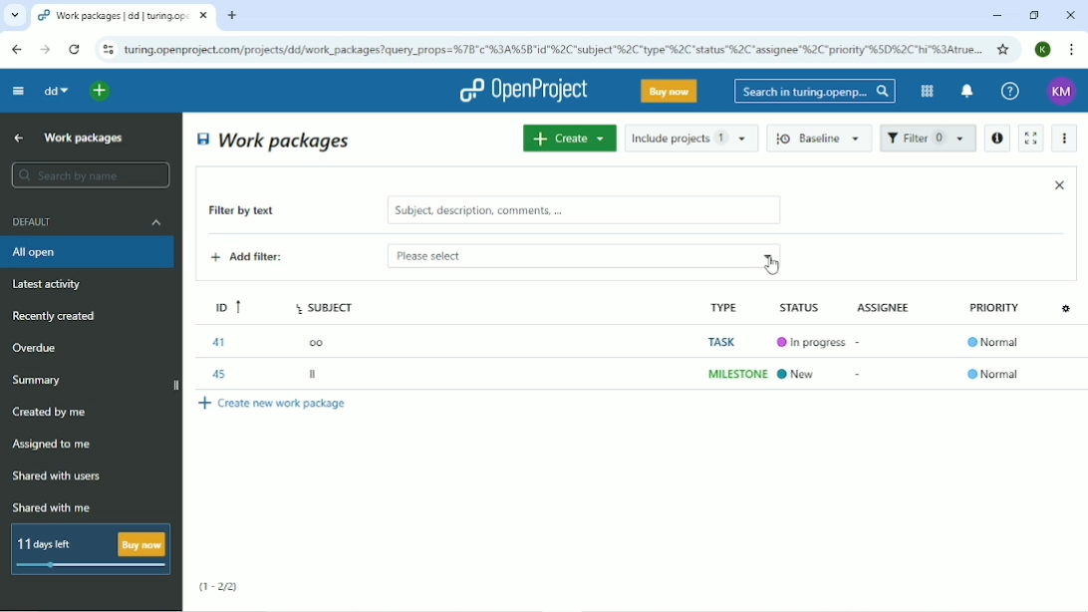 This screenshot has width=1088, height=612. I want to click on cursor, so click(771, 267).